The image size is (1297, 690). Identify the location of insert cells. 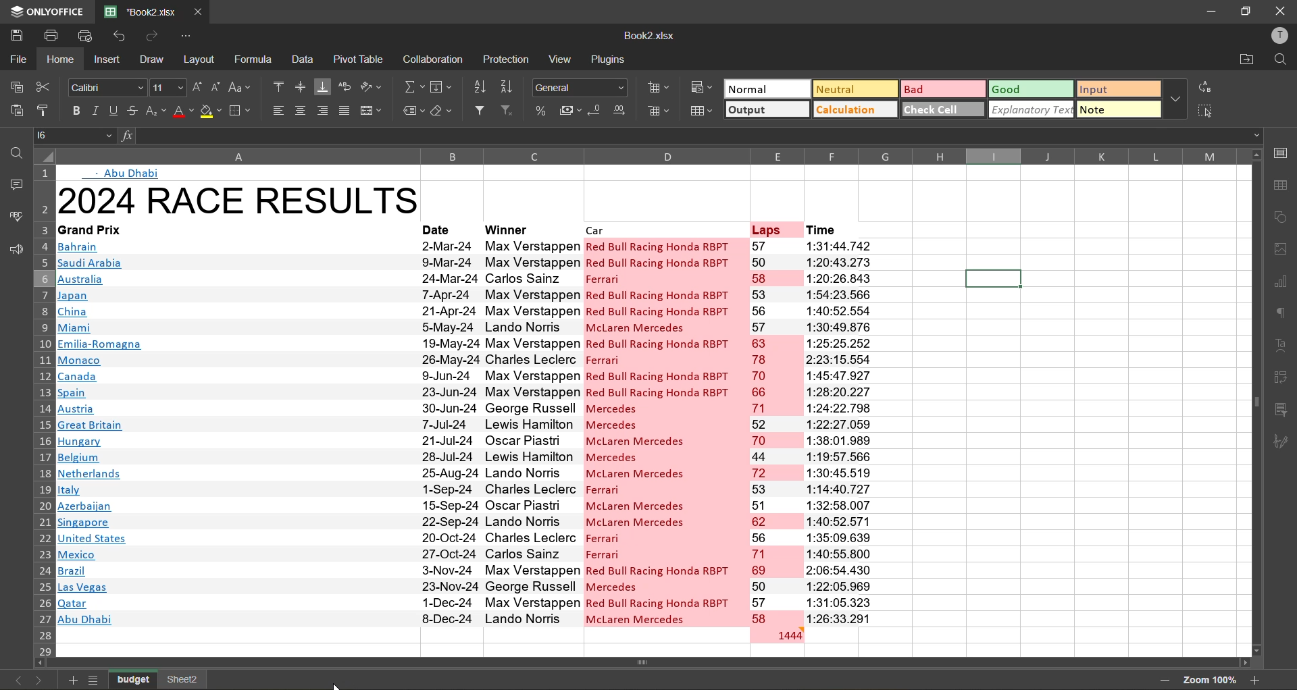
(659, 88).